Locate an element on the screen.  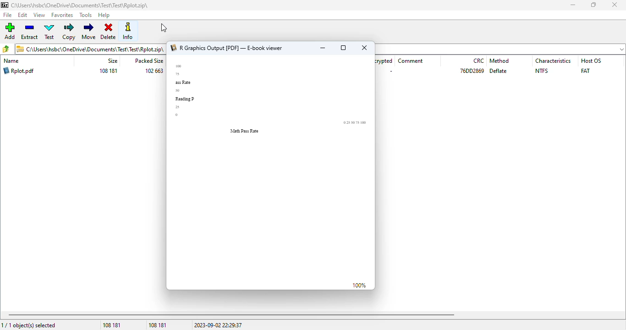
view is located at coordinates (39, 15).